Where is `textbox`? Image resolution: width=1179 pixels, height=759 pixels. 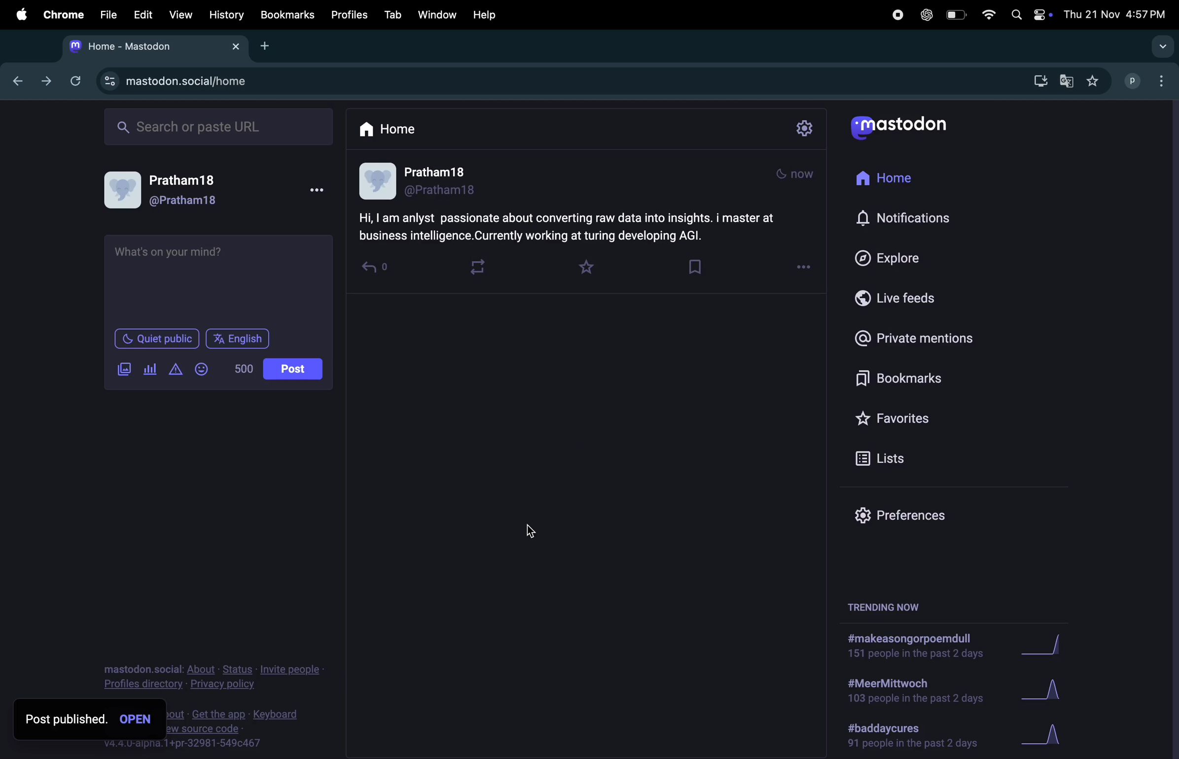
textbox is located at coordinates (221, 279).